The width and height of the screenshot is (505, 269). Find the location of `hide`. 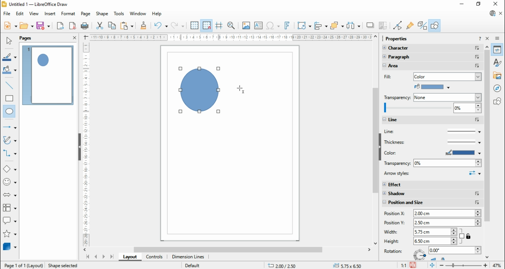

hide is located at coordinates (380, 147).